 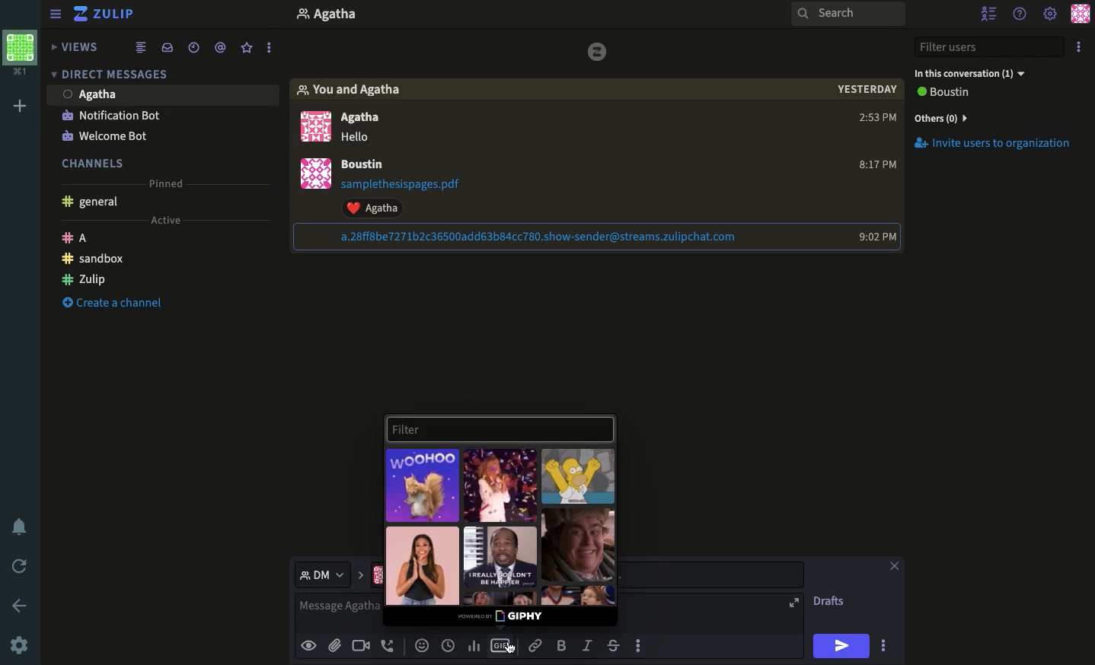 What do you see at coordinates (173, 221) in the screenshot?
I see `Active` at bounding box center [173, 221].